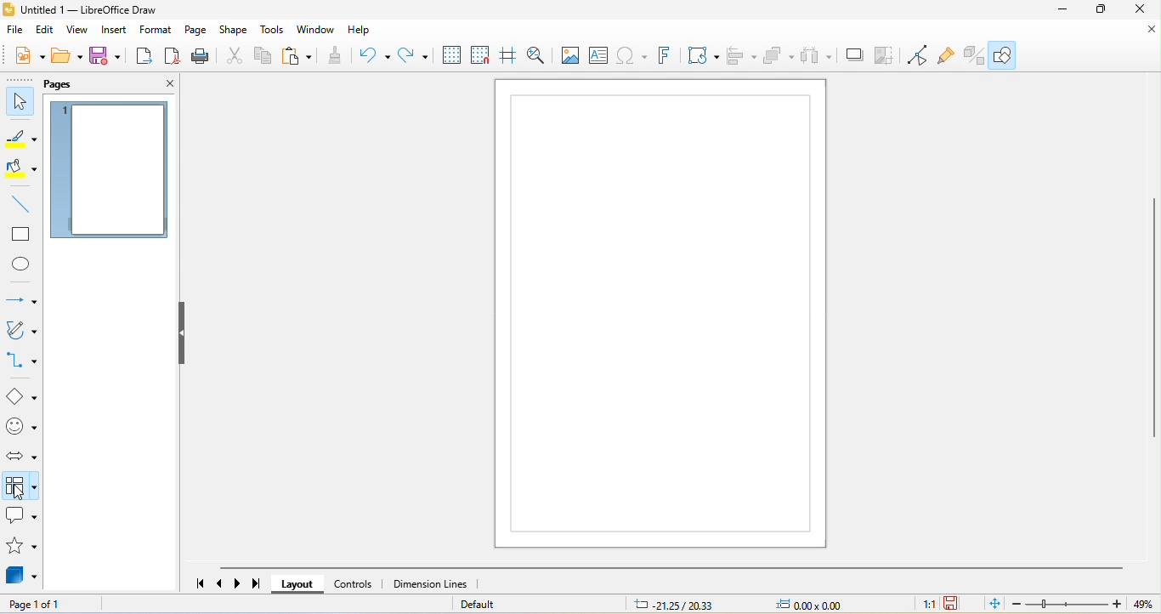  What do you see at coordinates (23, 234) in the screenshot?
I see `rectangle` at bounding box center [23, 234].